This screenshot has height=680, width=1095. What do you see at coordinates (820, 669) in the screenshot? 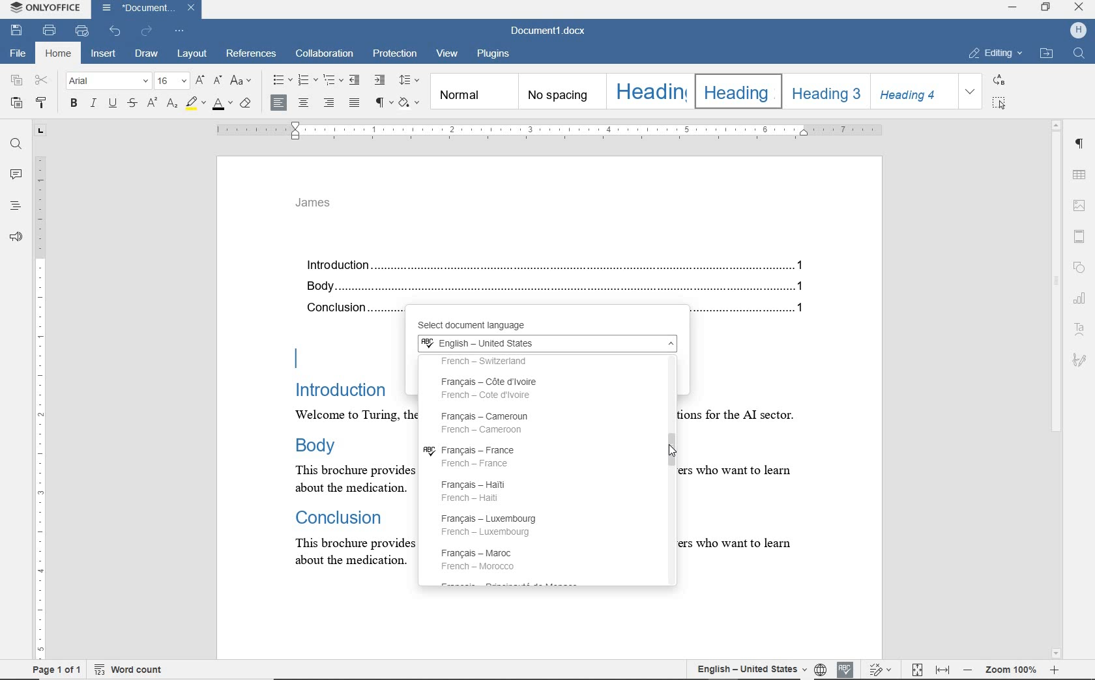
I see `language` at bounding box center [820, 669].